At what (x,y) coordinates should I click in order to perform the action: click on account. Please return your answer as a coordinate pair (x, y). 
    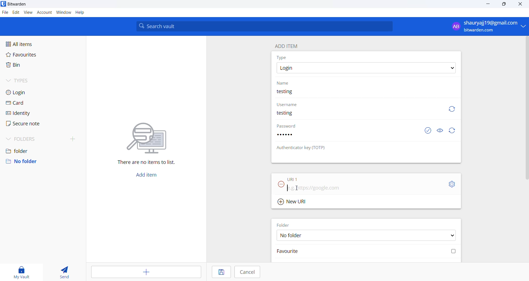
    Looking at the image, I should click on (44, 13).